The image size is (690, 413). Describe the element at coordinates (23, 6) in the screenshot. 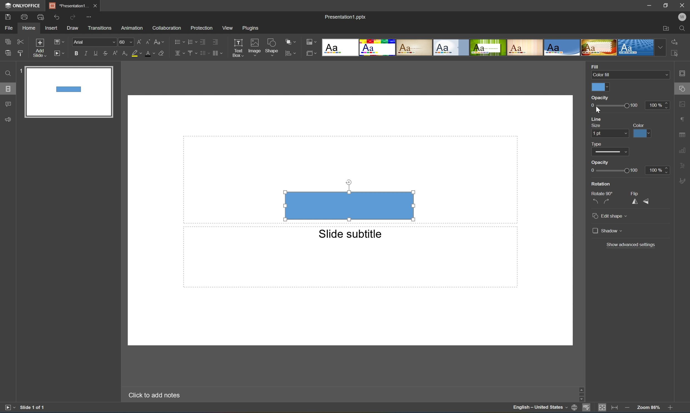

I see `ONLYOFFICE` at that location.